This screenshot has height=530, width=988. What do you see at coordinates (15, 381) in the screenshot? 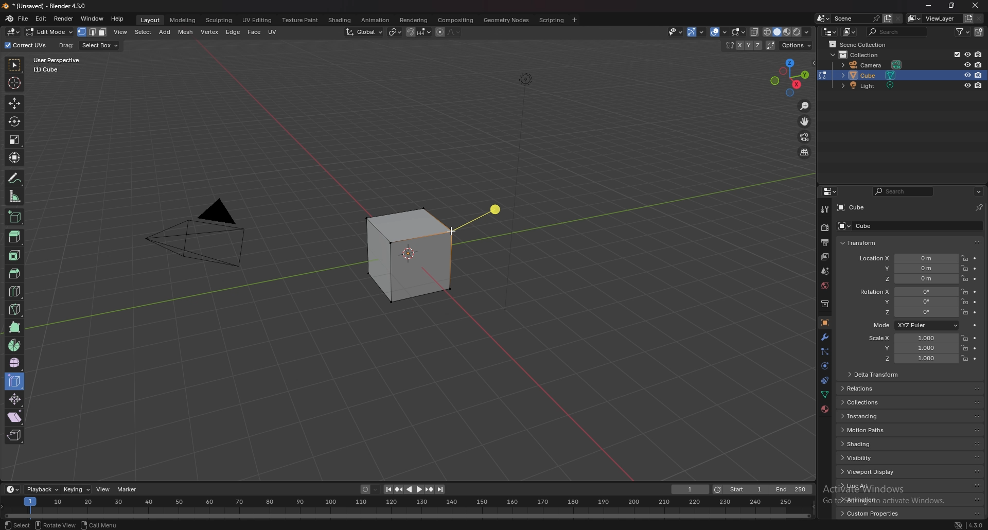
I see `edge slide` at bounding box center [15, 381].